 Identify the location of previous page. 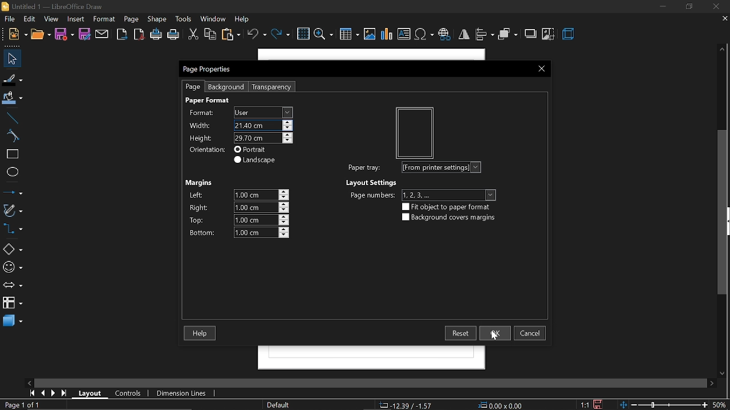
(44, 393).